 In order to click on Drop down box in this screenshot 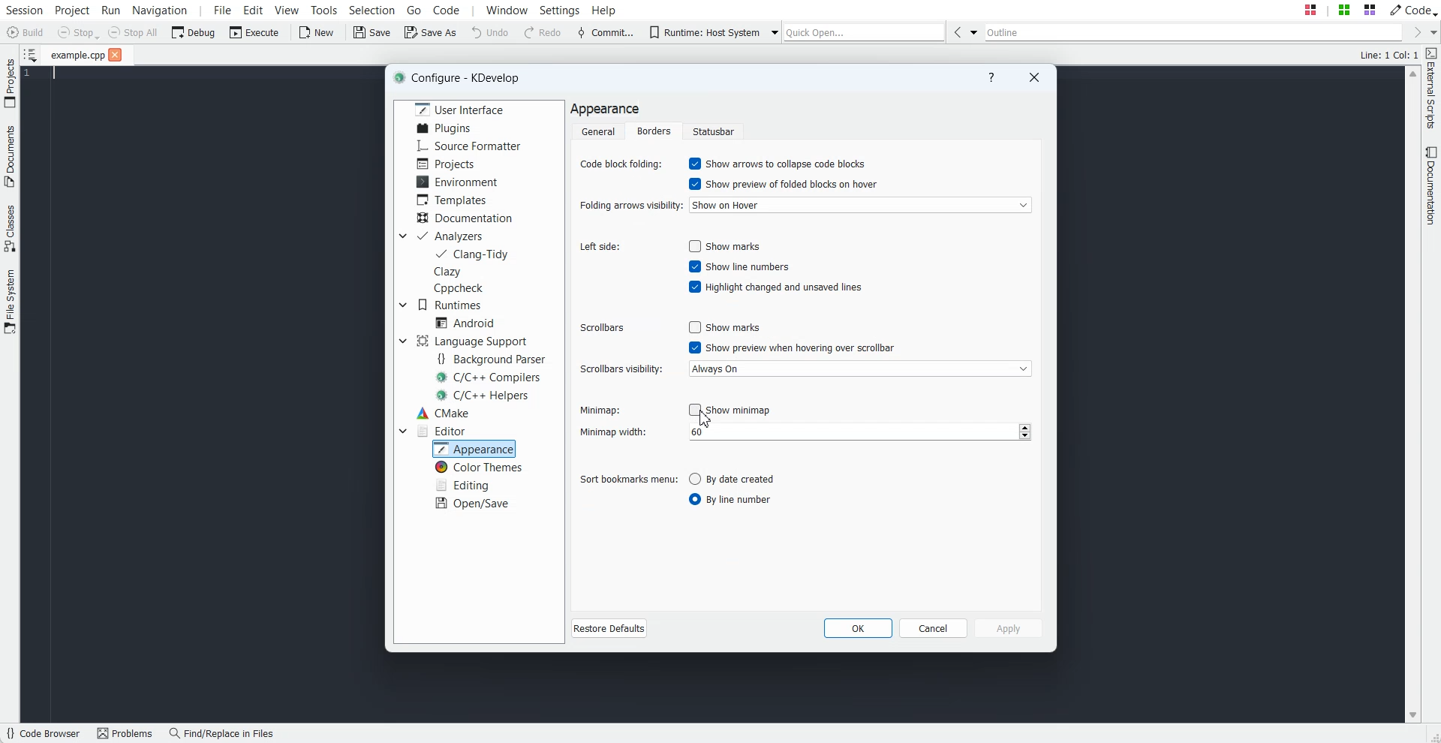, I will do `click(401, 341)`.